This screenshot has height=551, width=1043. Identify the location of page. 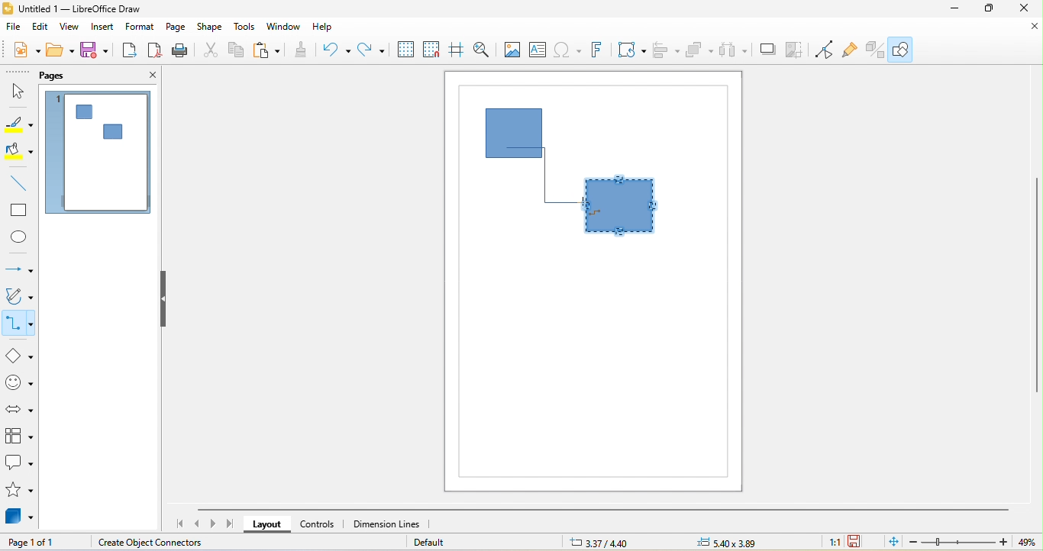
(176, 27).